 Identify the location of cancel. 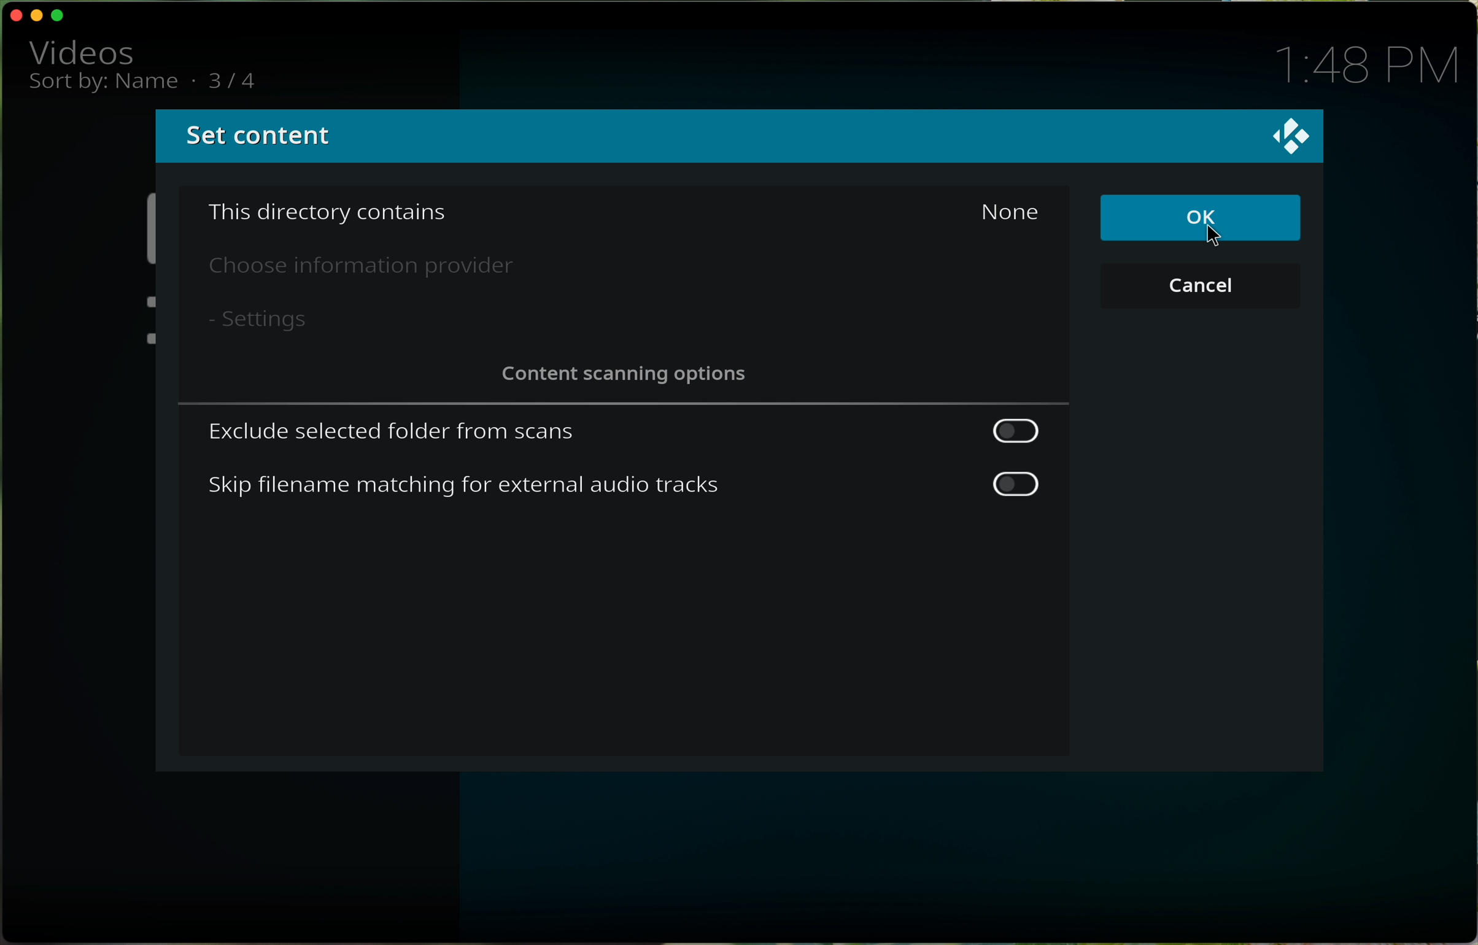
(1201, 284).